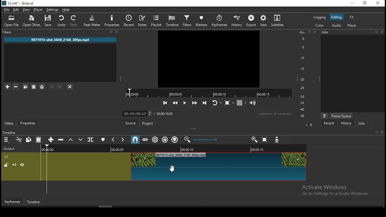 Image resolution: width=386 pixels, height=217 pixels. What do you see at coordinates (12, 149) in the screenshot?
I see `output` at bounding box center [12, 149].